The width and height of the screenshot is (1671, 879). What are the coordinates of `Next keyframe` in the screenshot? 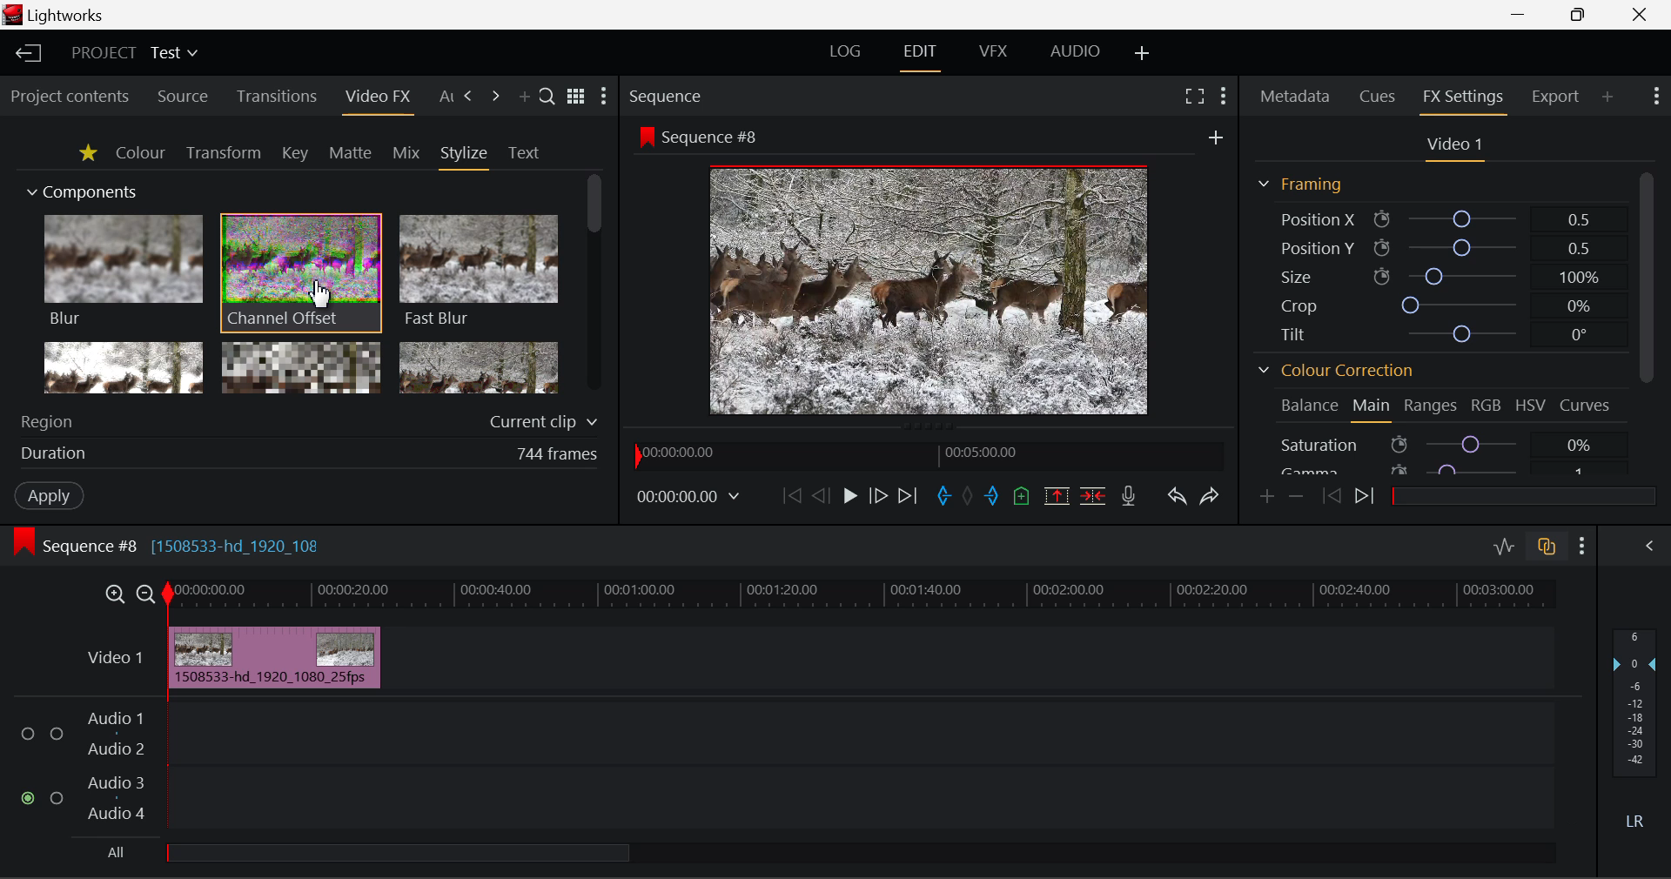 It's located at (1367, 499).